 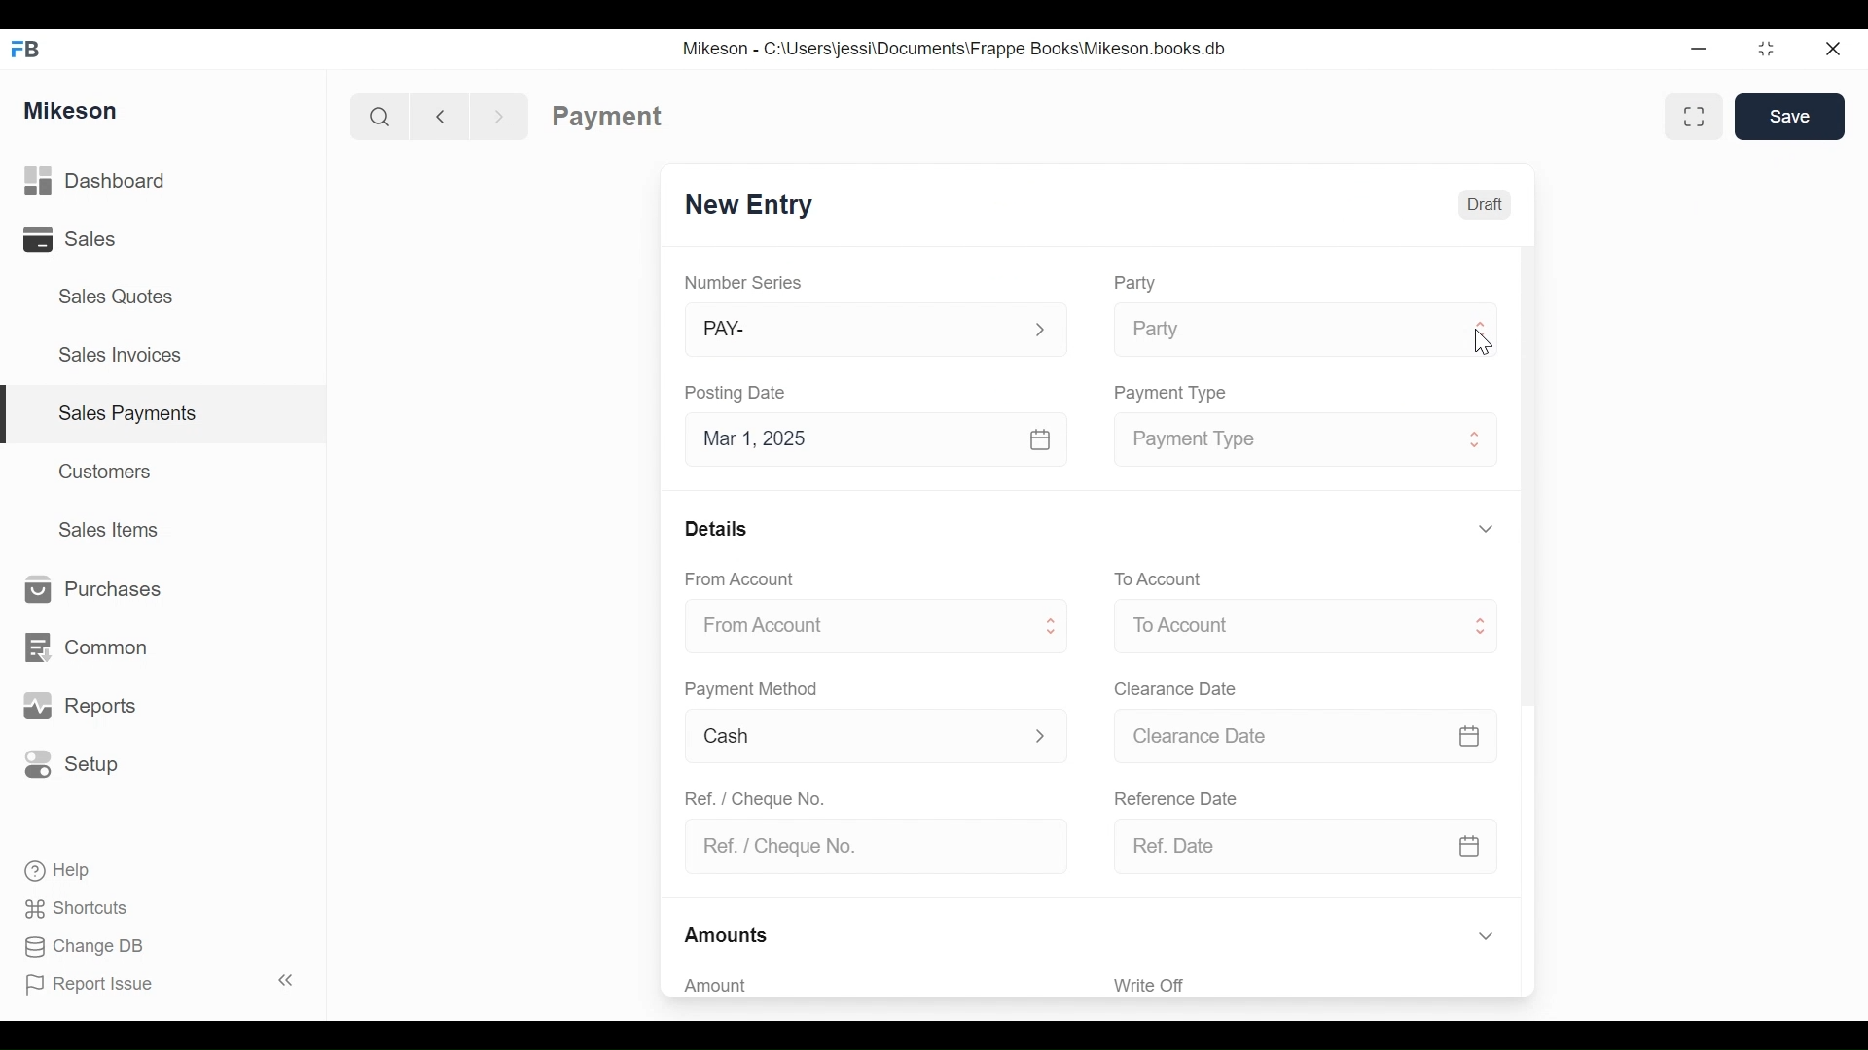 I want to click on Mikeson - C:\Users\jessi\Documents\Frappe Books\Mikeson.books.db, so click(x=956, y=49).